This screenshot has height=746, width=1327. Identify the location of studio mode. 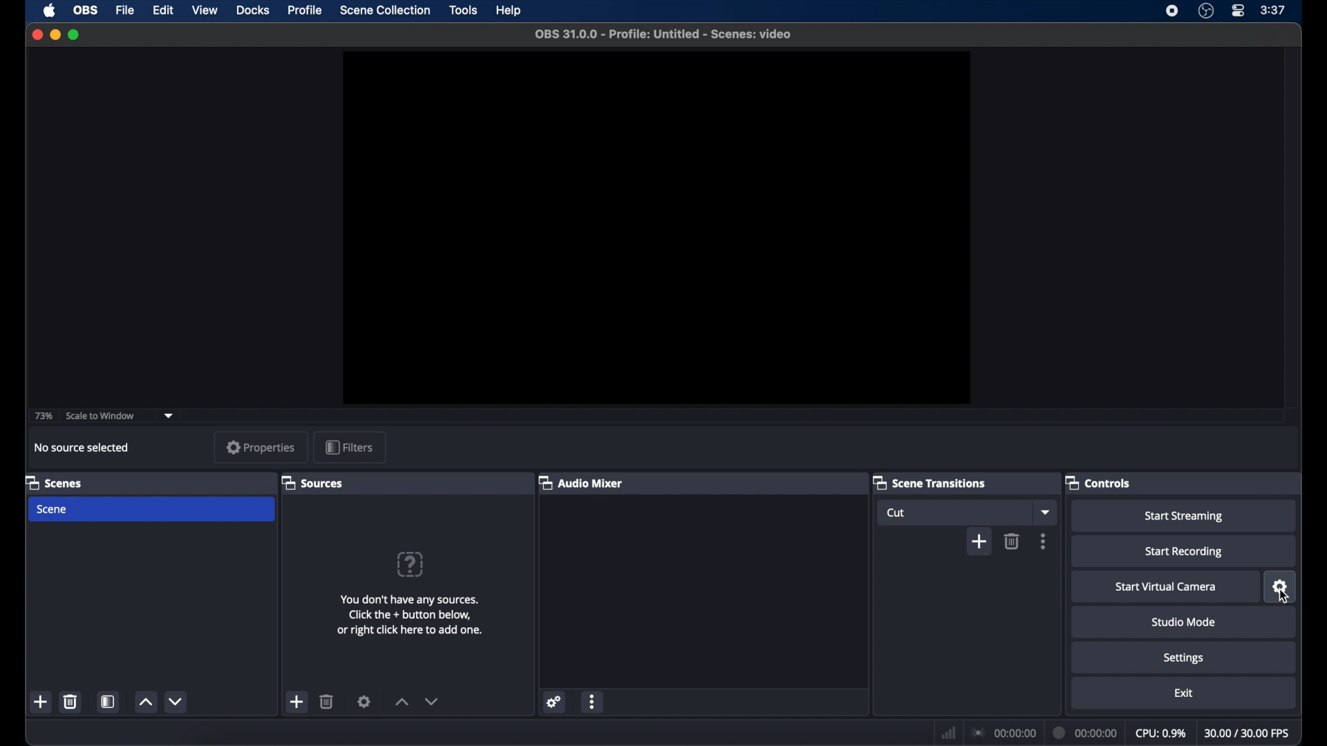
(1185, 622).